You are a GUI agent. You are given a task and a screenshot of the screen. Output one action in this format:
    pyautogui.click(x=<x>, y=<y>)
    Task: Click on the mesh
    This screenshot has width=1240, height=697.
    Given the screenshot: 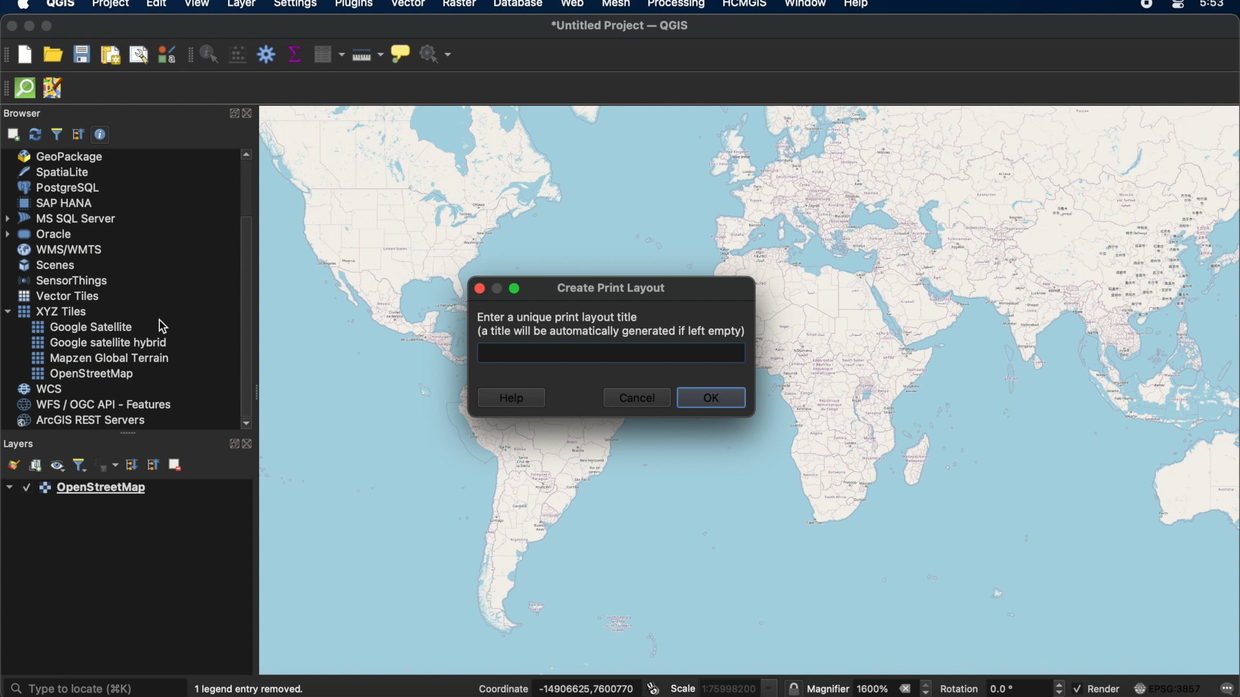 What is the action you would take?
    pyautogui.click(x=618, y=5)
    